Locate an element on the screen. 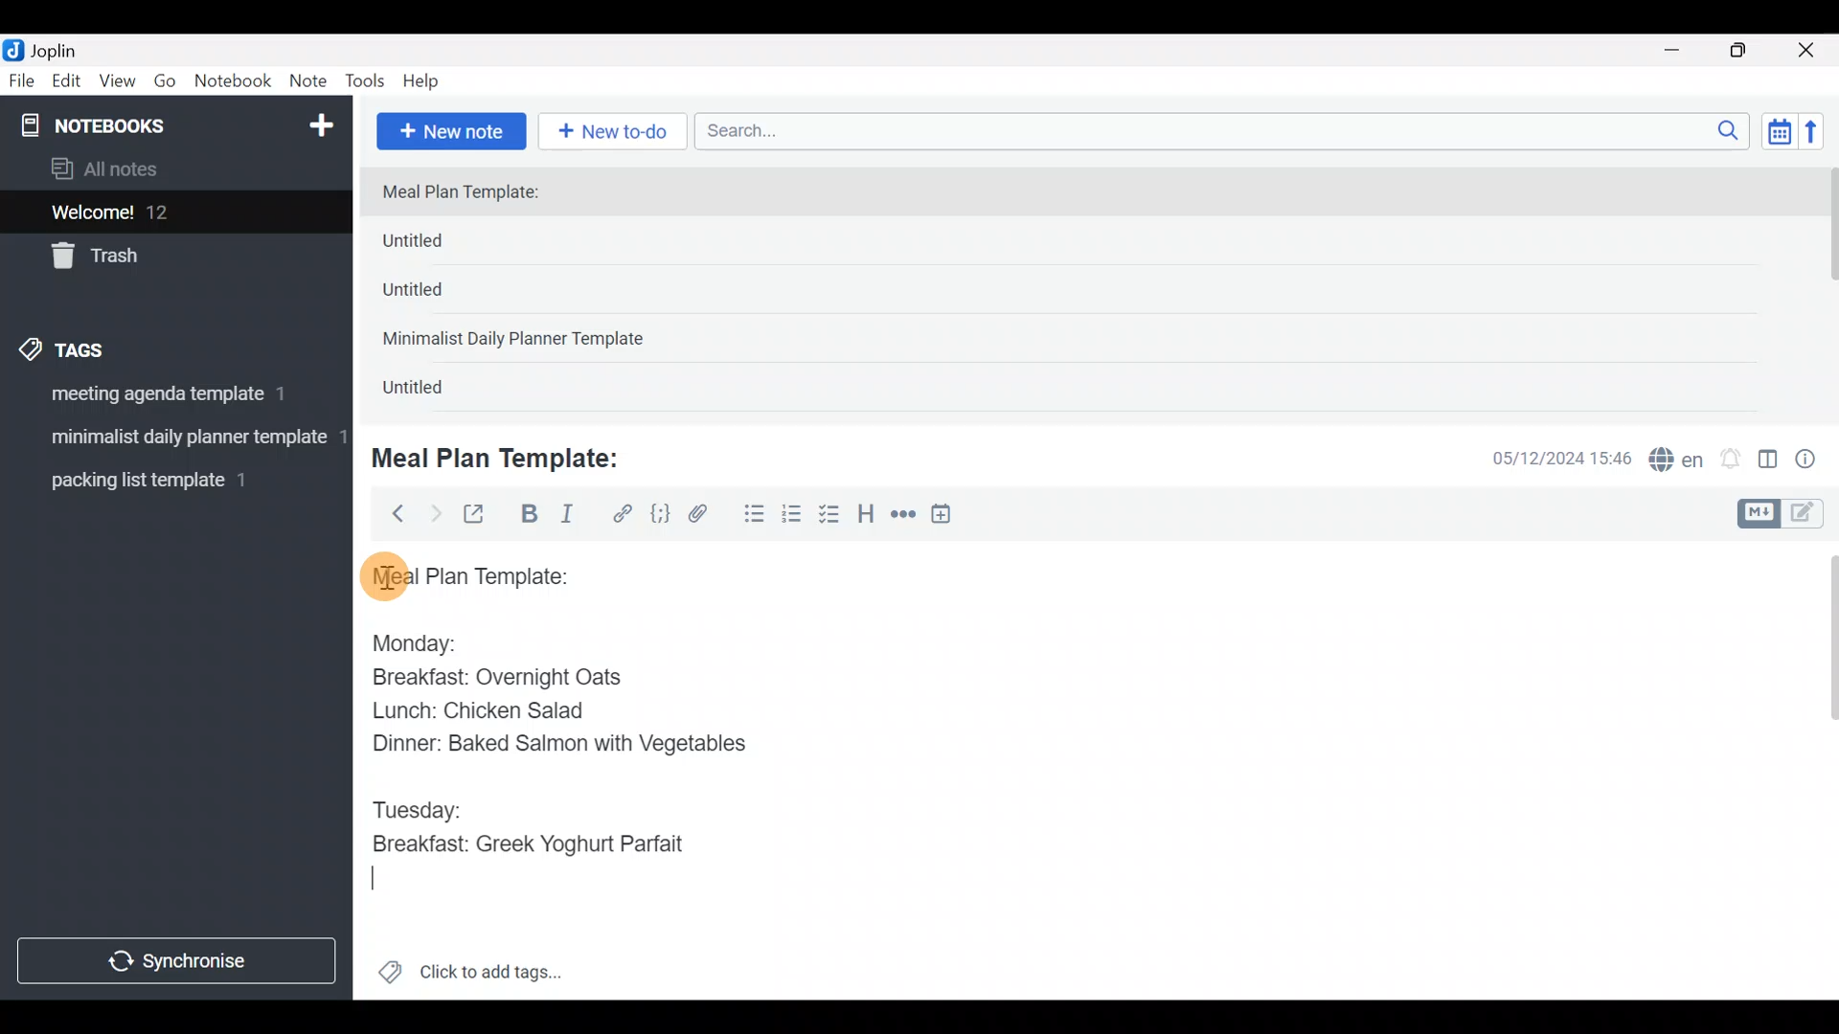  New to-do is located at coordinates (617, 133).